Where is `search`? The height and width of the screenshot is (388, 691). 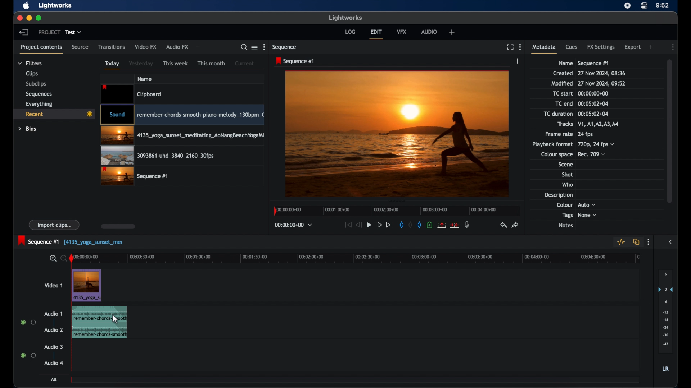 search is located at coordinates (244, 47).